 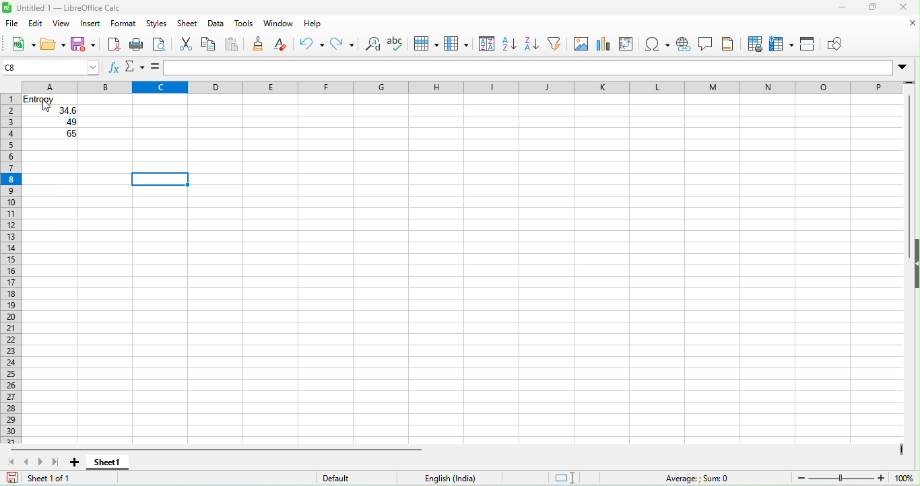 I want to click on sort ascending , so click(x=511, y=46).